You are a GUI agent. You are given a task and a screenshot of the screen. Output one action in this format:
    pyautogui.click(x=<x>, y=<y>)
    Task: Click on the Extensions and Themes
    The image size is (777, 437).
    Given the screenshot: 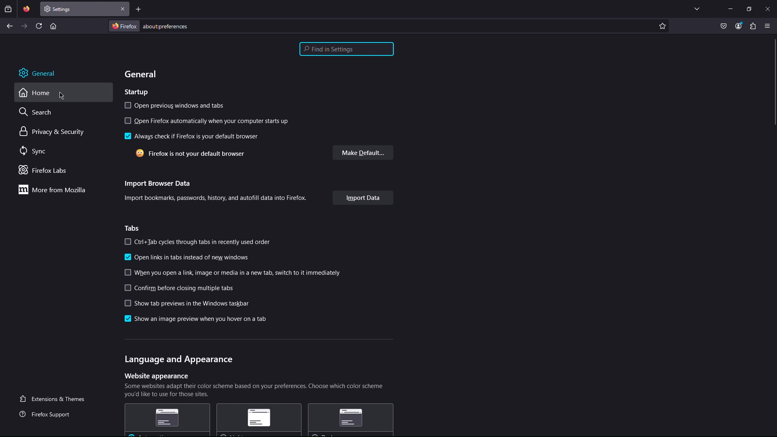 What is the action you would take?
    pyautogui.click(x=55, y=398)
    